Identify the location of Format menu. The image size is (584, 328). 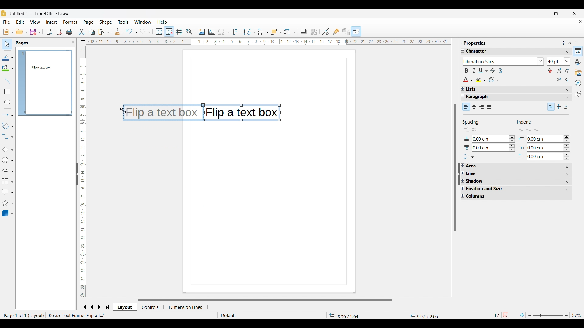
(71, 22).